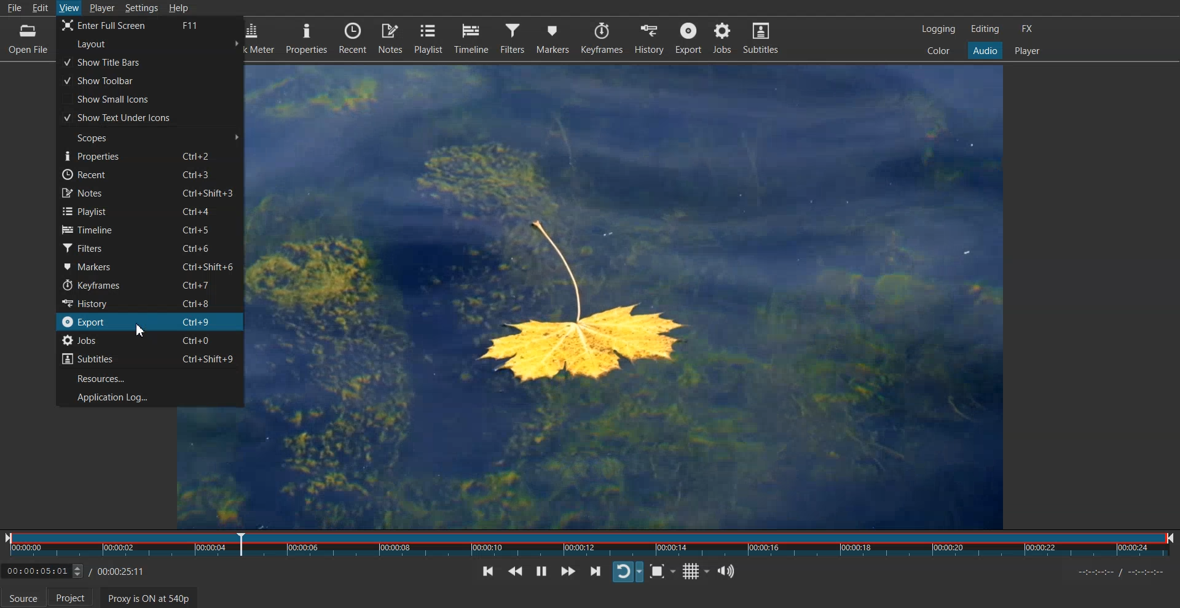  I want to click on File, so click(15, 9).